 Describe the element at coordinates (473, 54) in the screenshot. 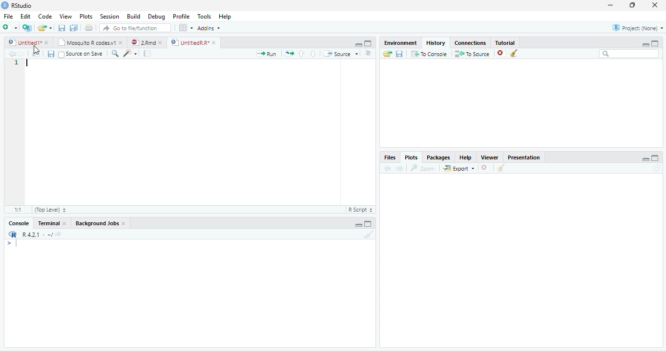

I see `To Source` at that location.